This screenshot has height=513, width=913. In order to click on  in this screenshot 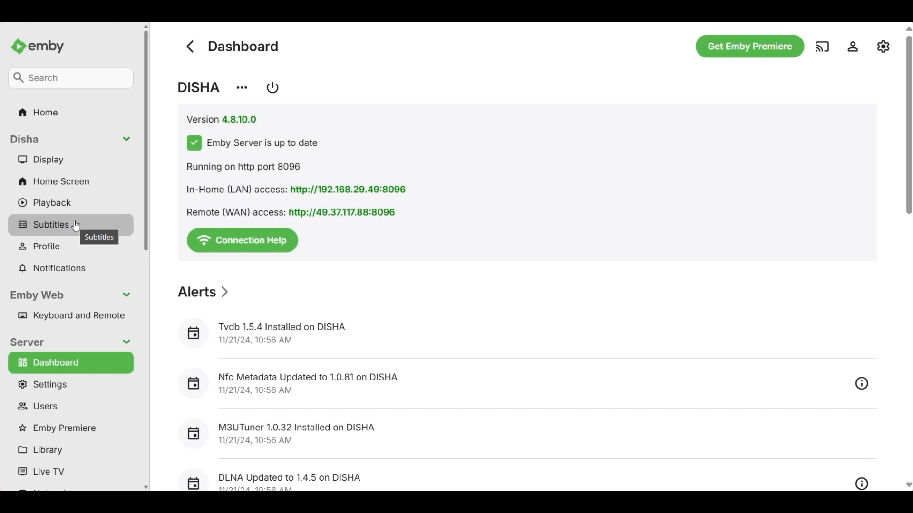, I will do `click(476, 386)`.